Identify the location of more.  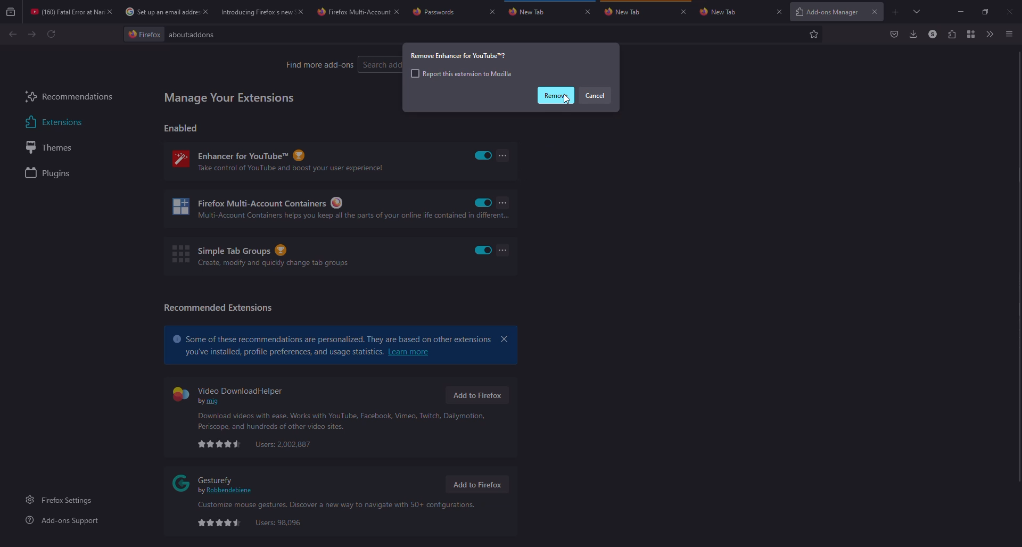
(502, 155).